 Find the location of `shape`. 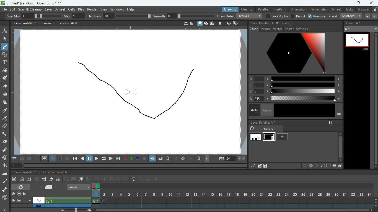

shape is located at coordinates (4, 54).